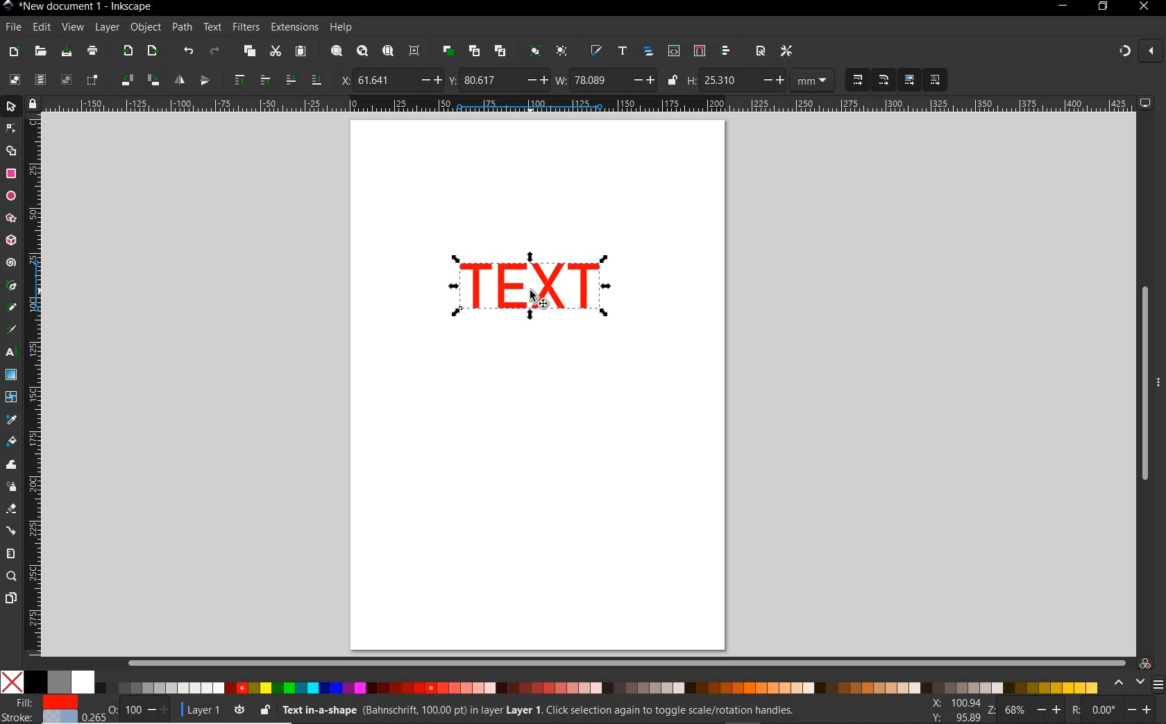 The image size is (1166, 724). Describe the element at coordinates (11, 531) in the screenshot. I see `connector tool` at that location.